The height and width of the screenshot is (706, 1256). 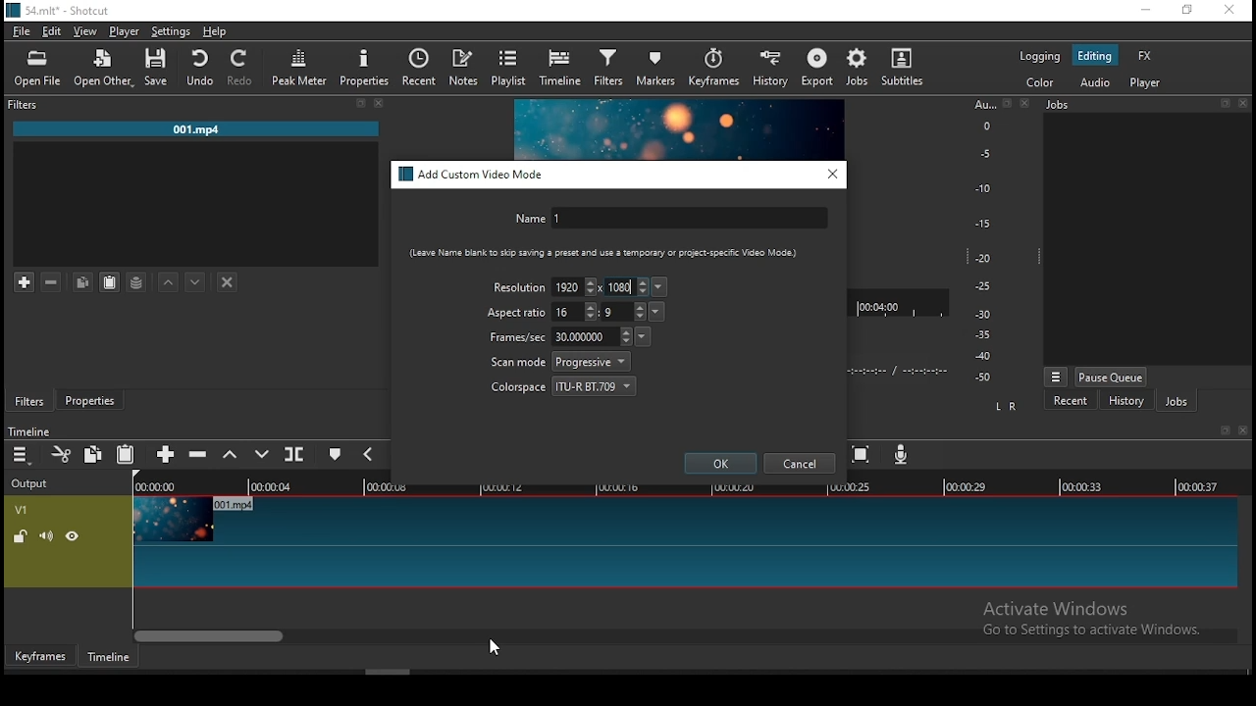 What do you see at coordinates (984, 224) in the screenshot?
I see `-15` at bounding box center [984, 224].